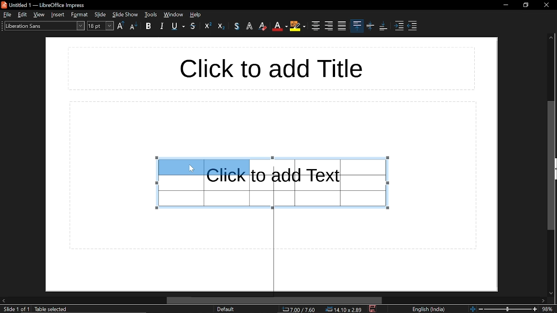 The image size is (557, 313). Describe the element at coordinates (342, 26) in the screenshot. I see `justified` at that location.